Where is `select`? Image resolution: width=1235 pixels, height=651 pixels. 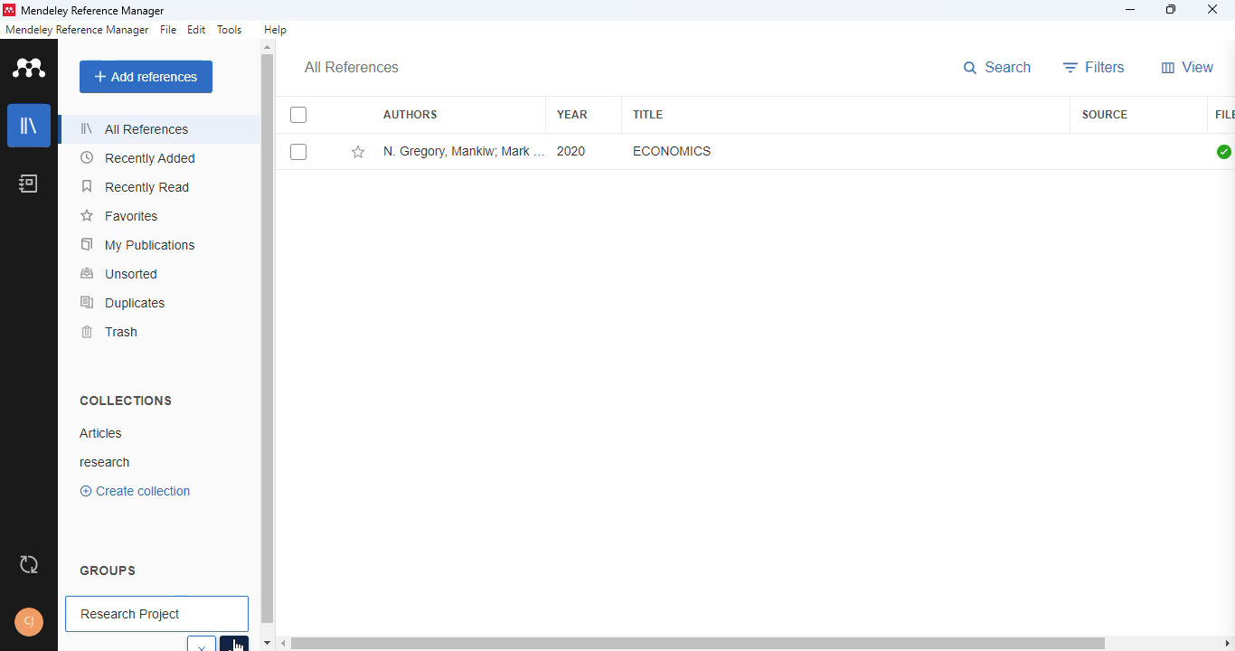 select is located at coordinates (299, 115).